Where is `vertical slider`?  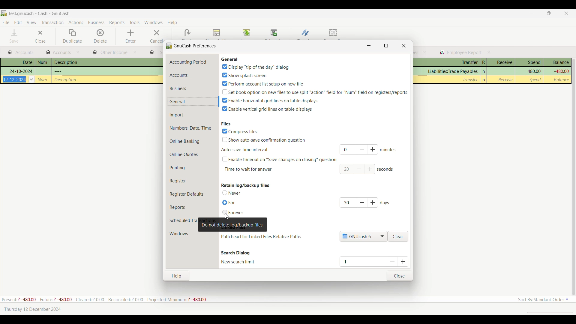
vertical slider is located at coordinates (573, 174).